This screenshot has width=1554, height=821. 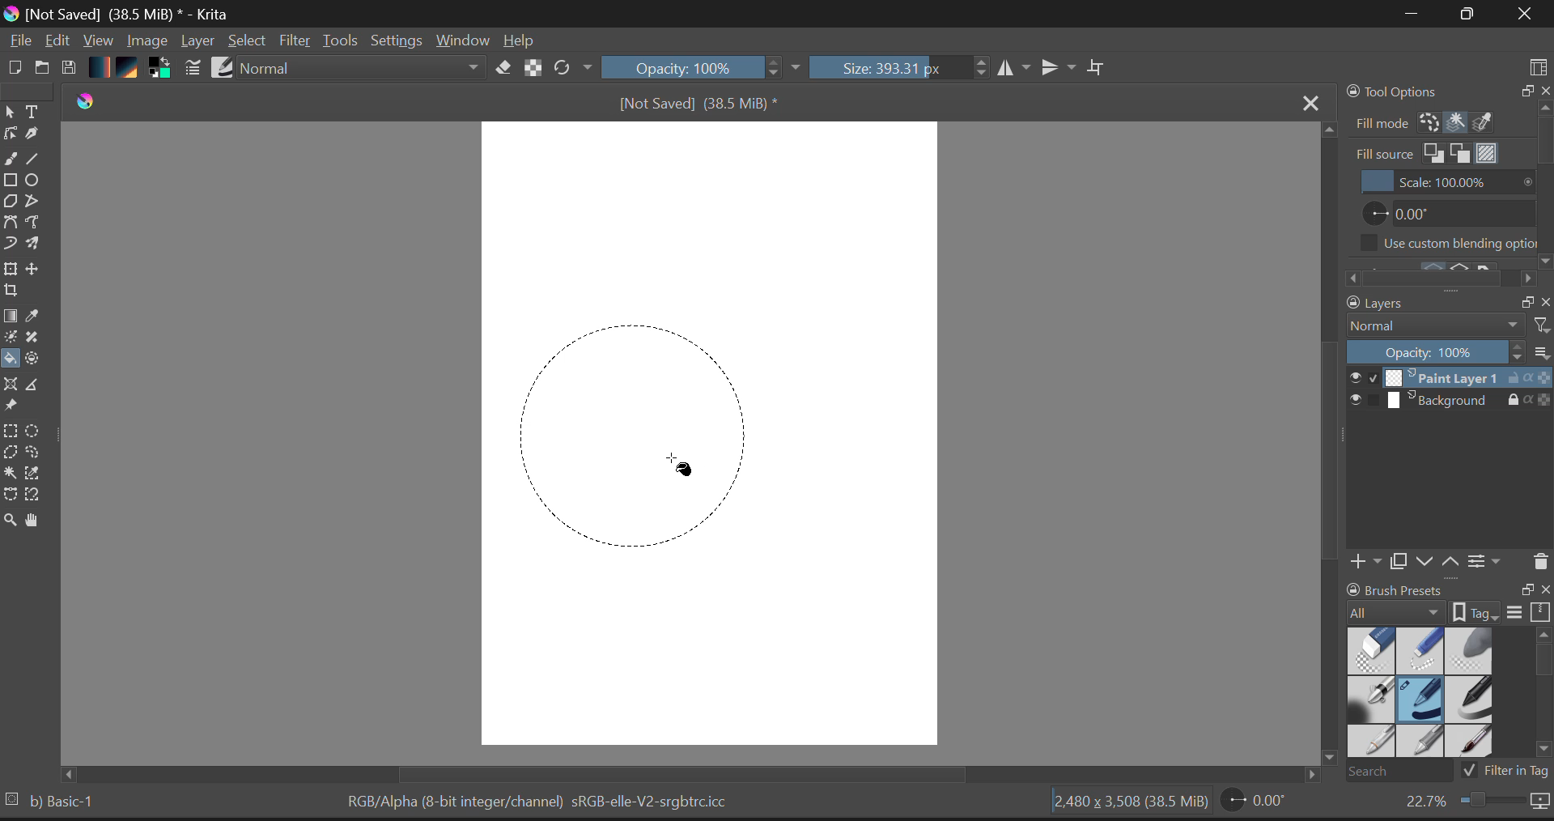 What do you see at coordinates (1538, 62) in the screenshot?
I see `Choose Workspace` at bounding box center [1538, 62].